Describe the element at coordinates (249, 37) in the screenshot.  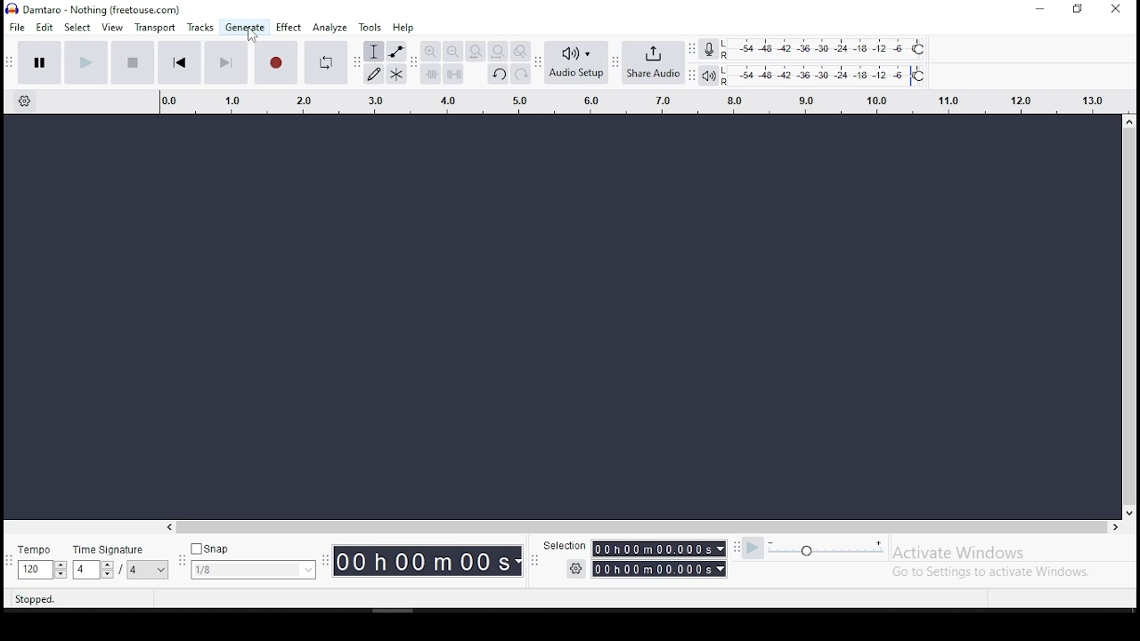
I see `cursor` at that location.